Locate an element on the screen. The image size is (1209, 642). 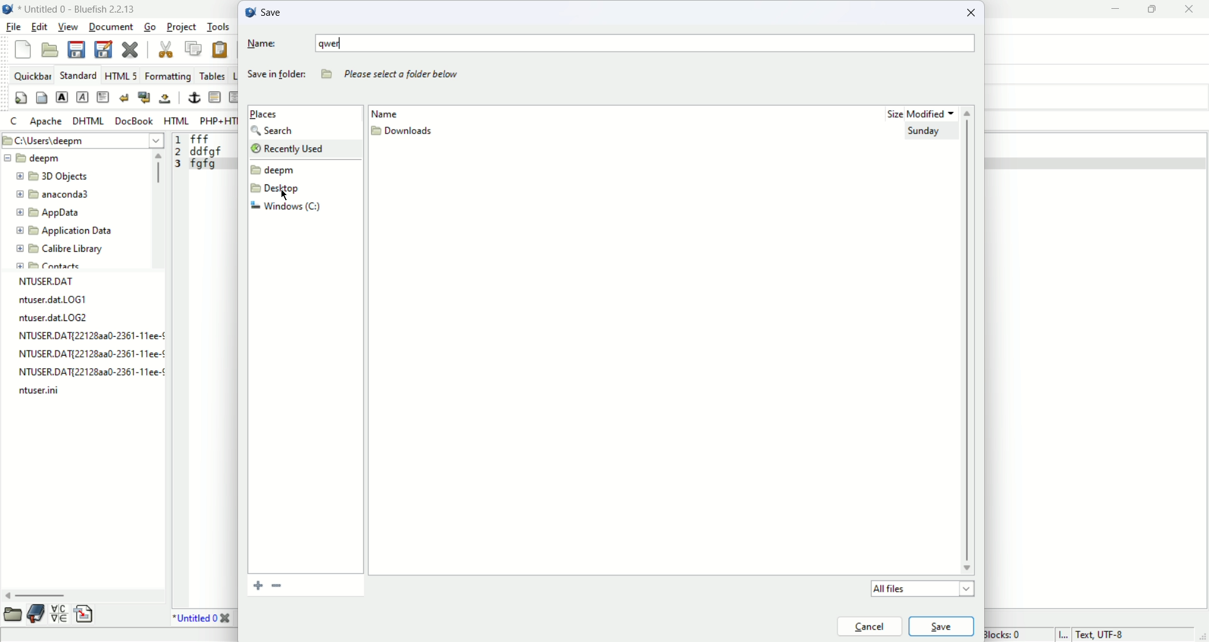
quickbar is located at coordinates (33, 76).